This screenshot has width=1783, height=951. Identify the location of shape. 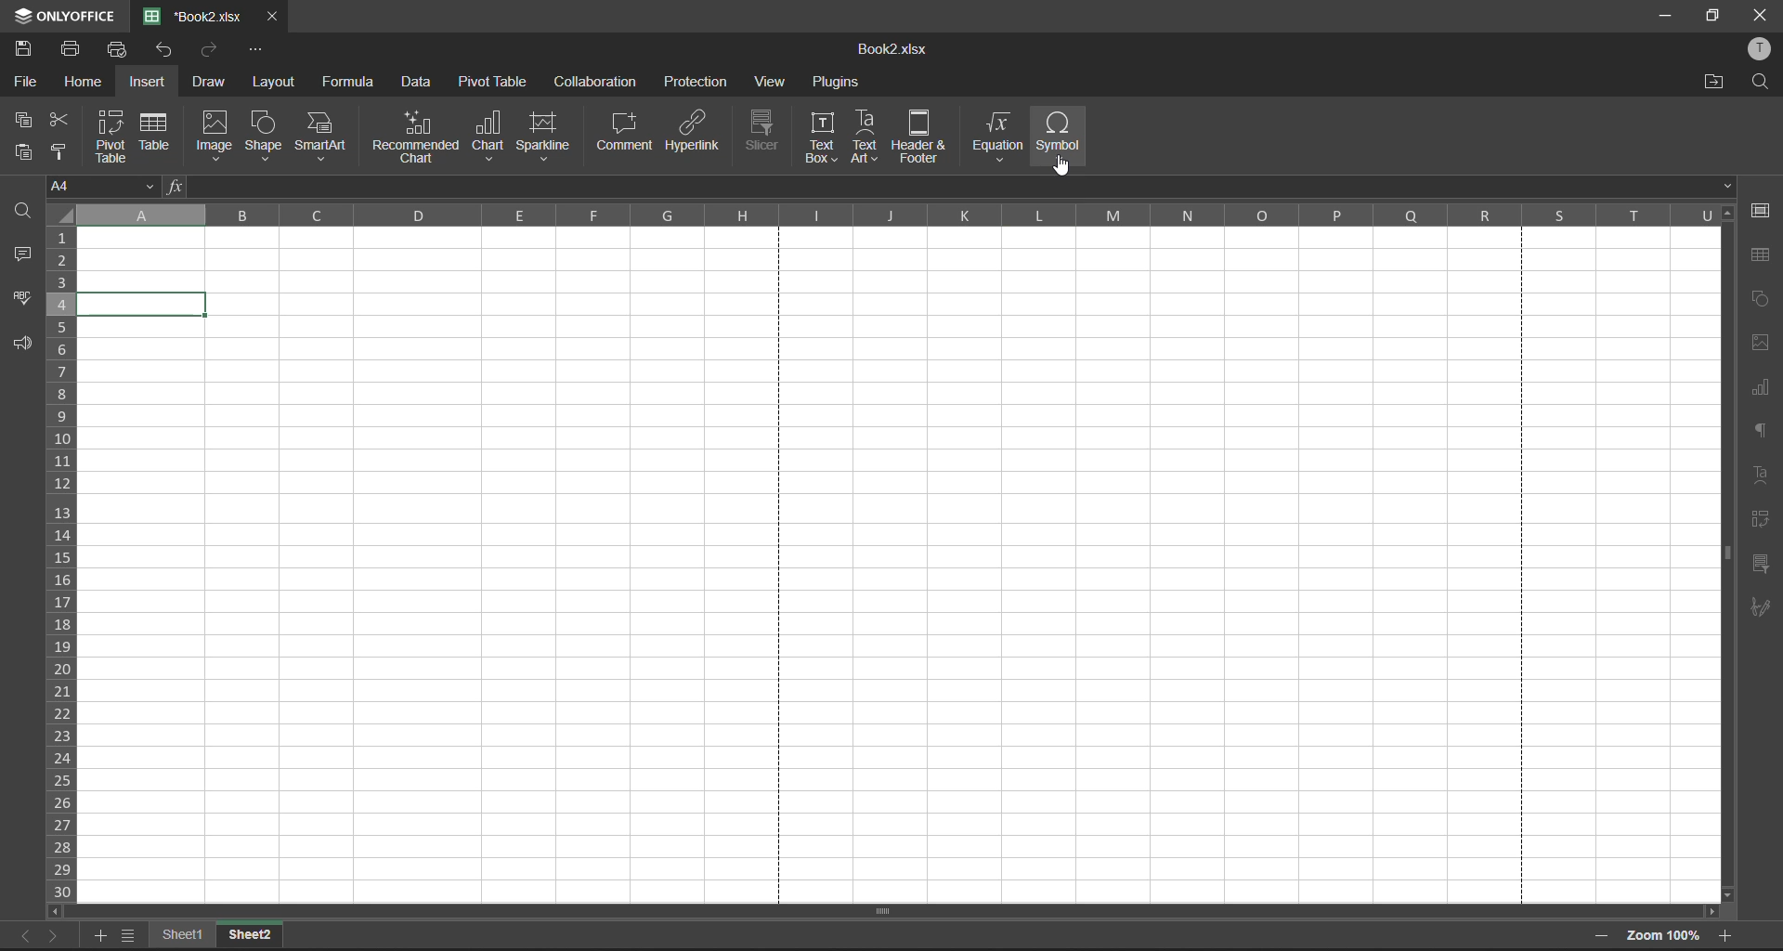
(264, 136).